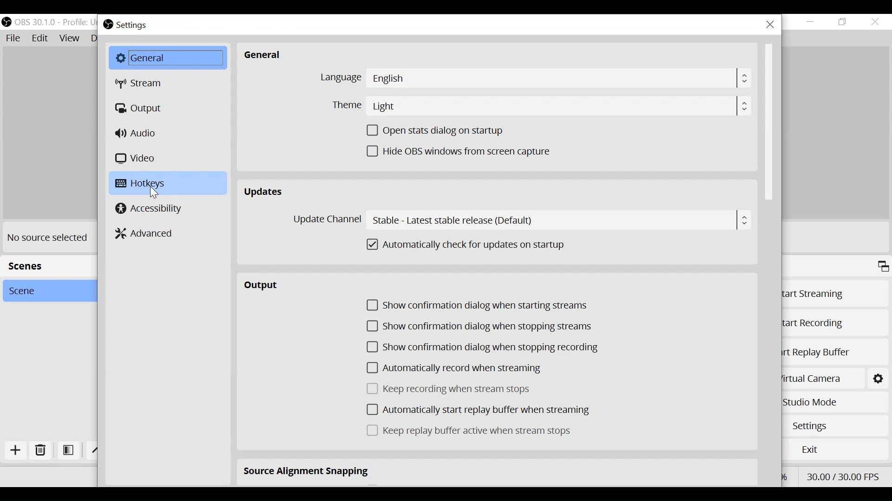 The image size is (892, 501). What do you see at coordinates (835, 295) in the screenshot?
I see `Start Streaming` at bounding box center [835, 295].